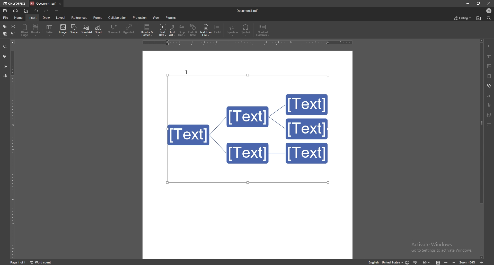  I want to click on plugins, so click(171, 18).